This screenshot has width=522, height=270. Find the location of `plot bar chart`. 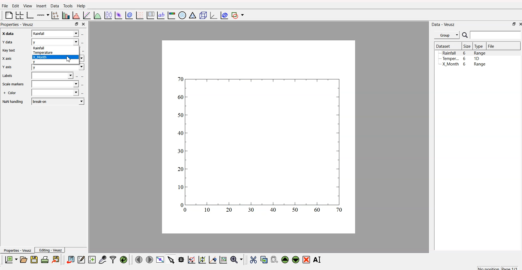

plot bar chart is located at coordinates (65, 15).